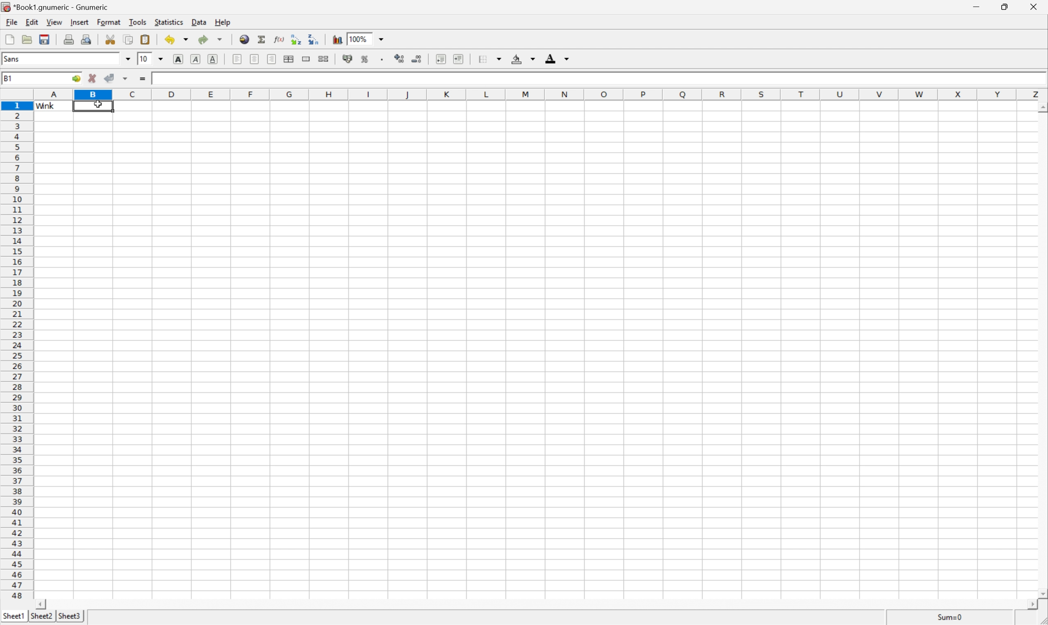 This screenshot has height=625, width=1048. What do you see at coordinates (978, 8) in the screenshot?
I see `minimize` at bounding box center [978, 8].